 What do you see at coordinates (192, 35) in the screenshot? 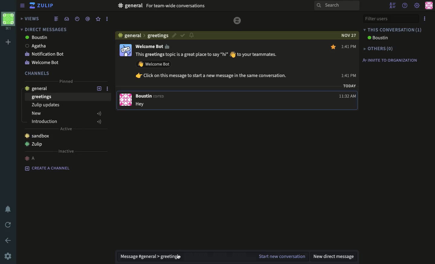
I see `notification` at bounding box center [192, 35].